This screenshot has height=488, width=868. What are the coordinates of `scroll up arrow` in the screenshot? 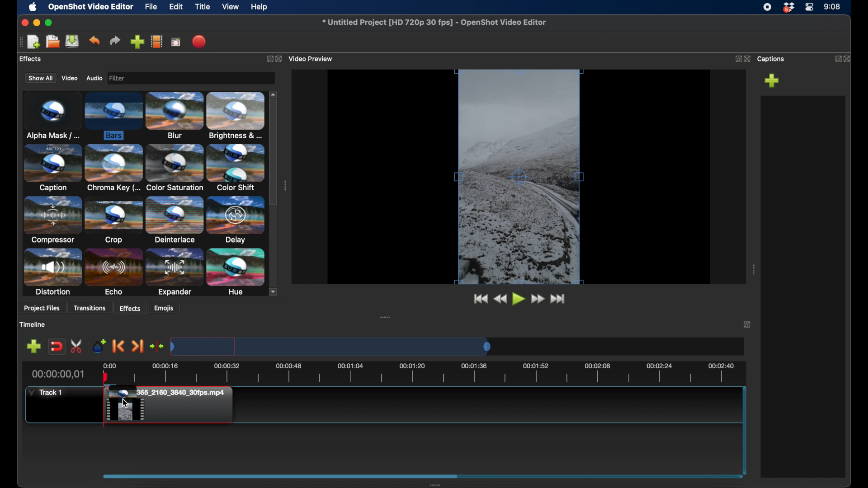 It's located at (274, 93).